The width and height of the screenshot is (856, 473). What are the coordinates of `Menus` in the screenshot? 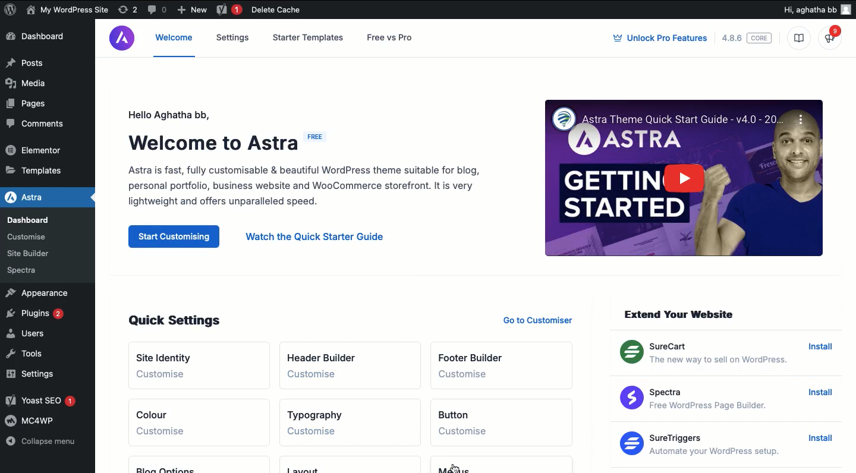 It's located at (464, 465).